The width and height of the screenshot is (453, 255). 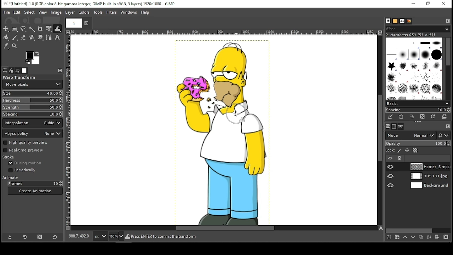 What do you see at coordinates (449, 21) in the screenshot?
I see `edit toolbar` at bounding box center [449, 21].